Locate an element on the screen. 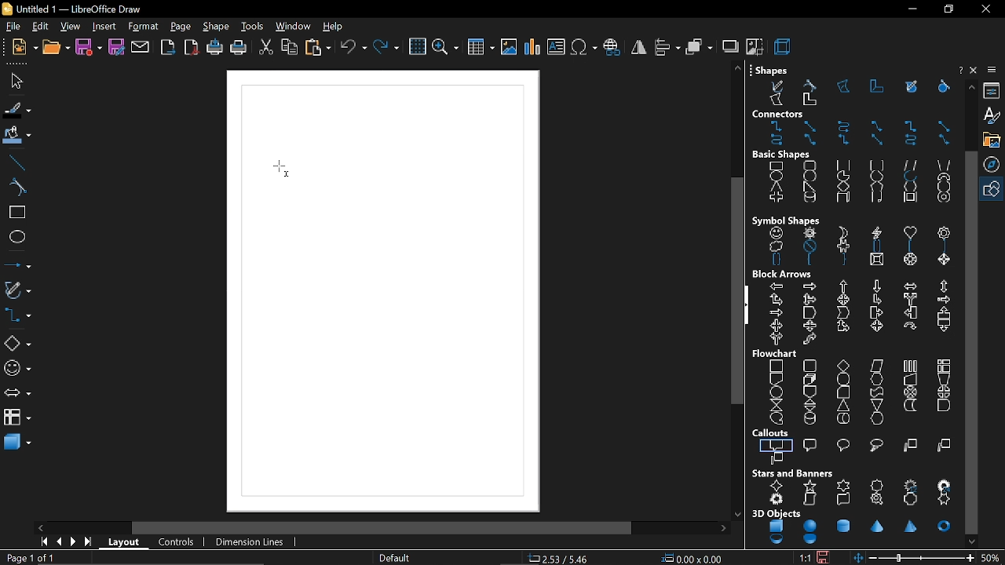 The image size is (1005, 565). 3d objects is located at coordinates (776, 513).